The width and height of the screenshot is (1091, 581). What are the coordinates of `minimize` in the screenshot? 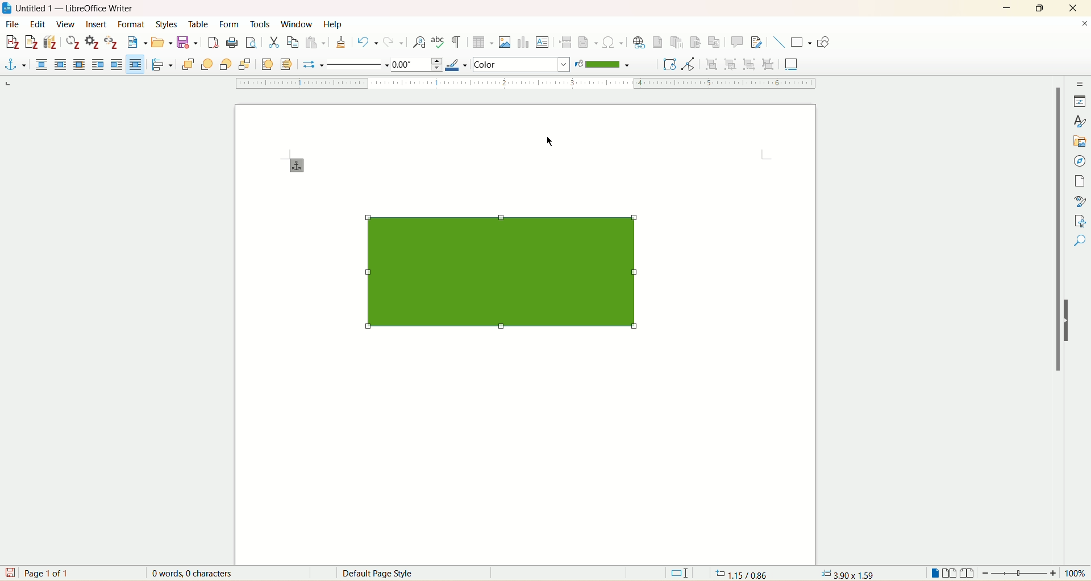 It's located at (1007, 9).